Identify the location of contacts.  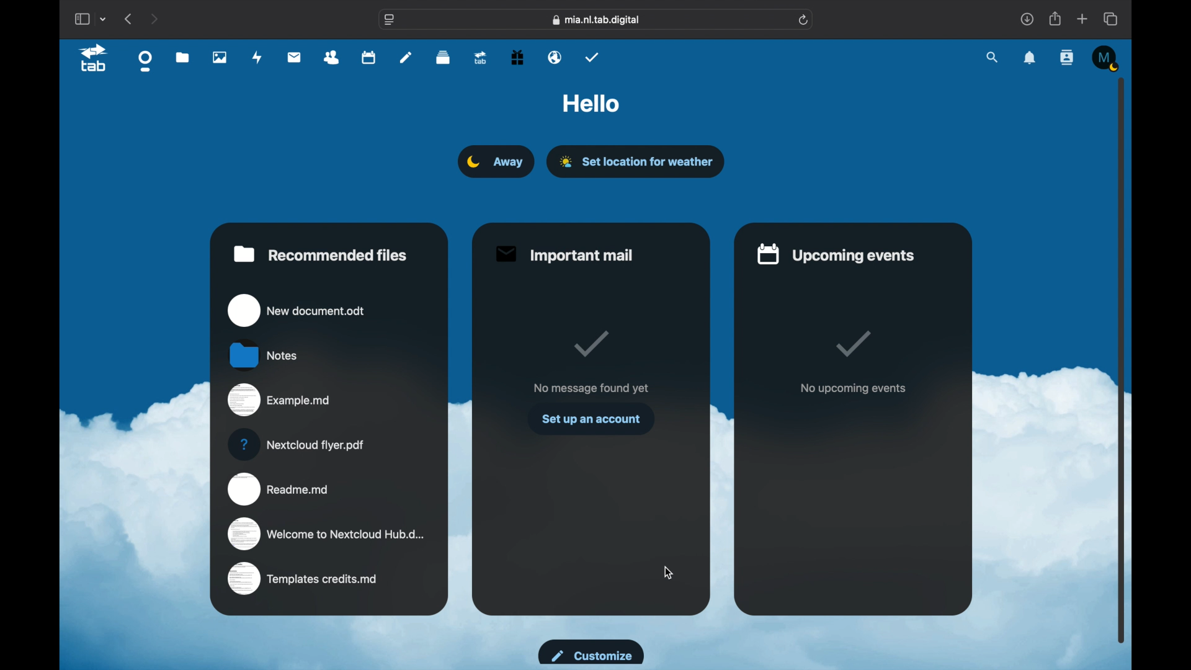
(1068, 57).